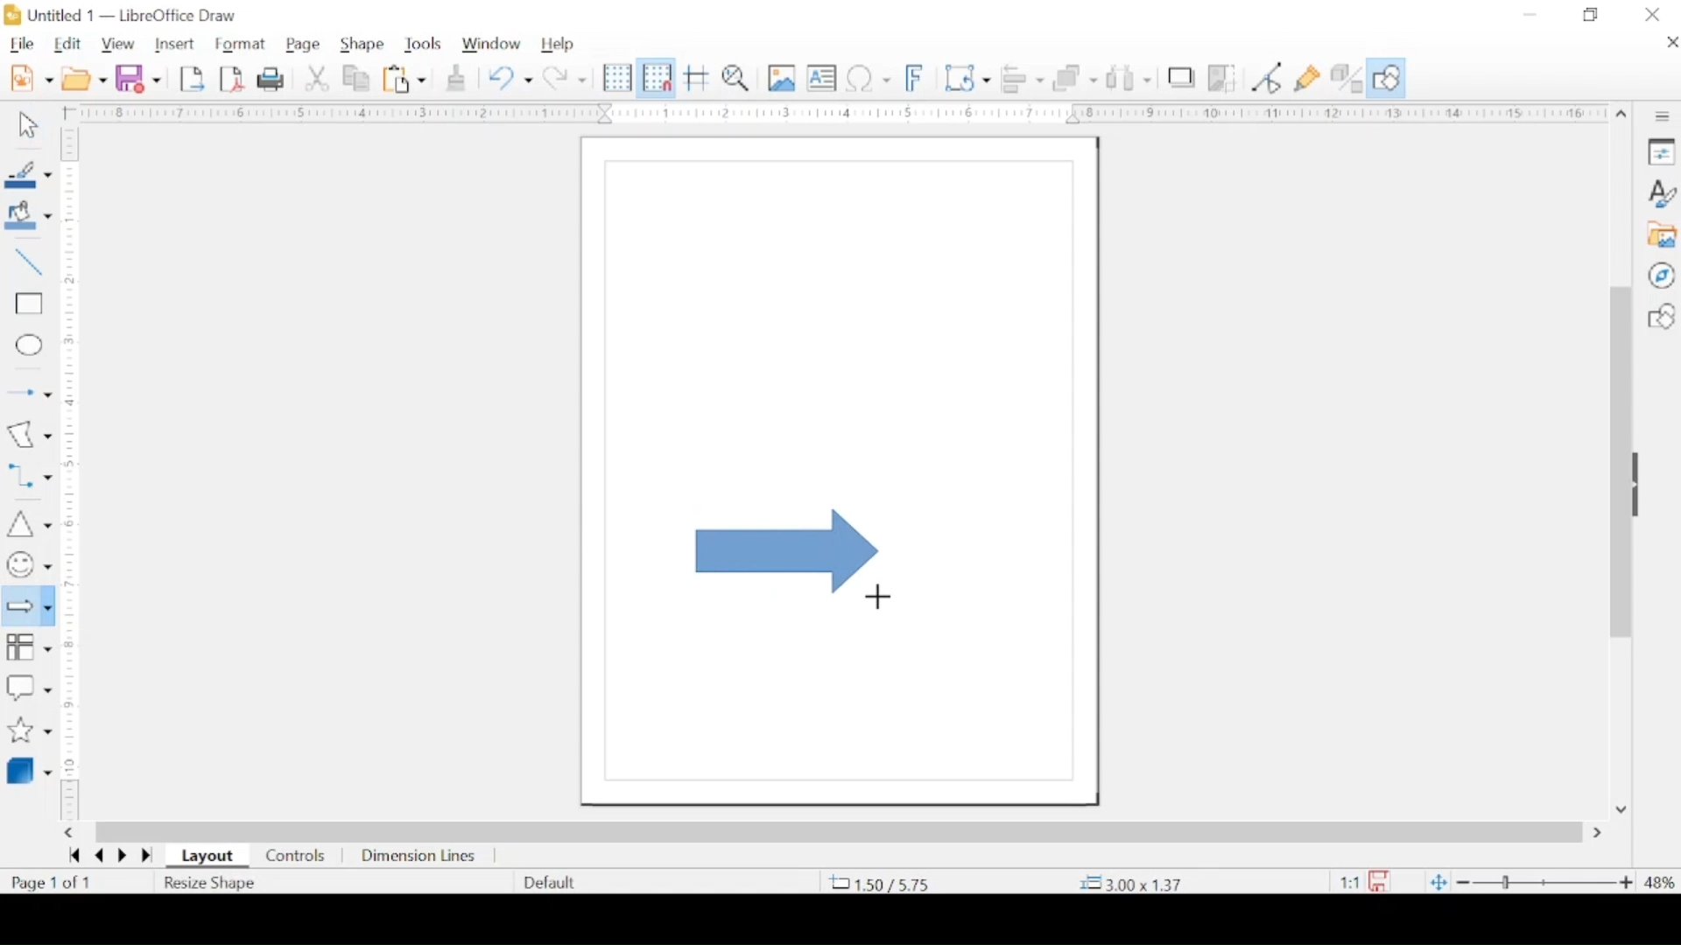  I want to click on close, so click(1654, 15).